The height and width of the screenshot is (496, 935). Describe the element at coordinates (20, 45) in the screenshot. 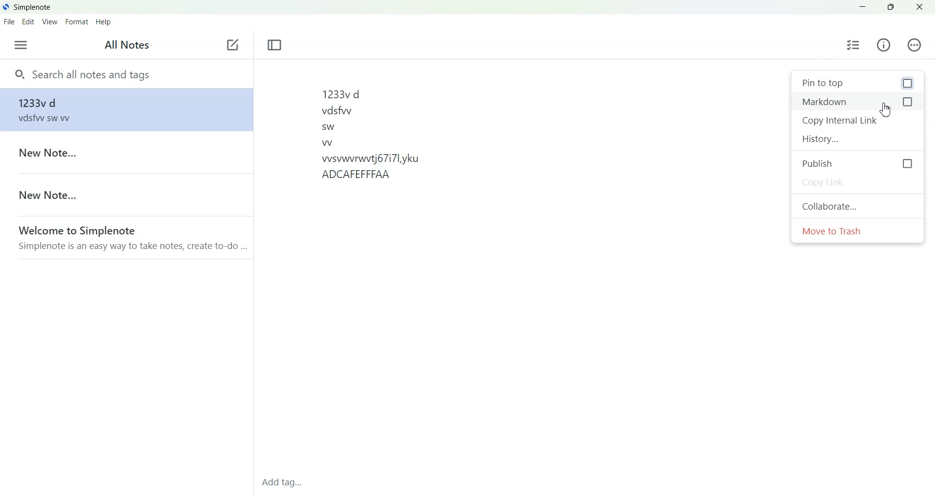

I see `Menu` at that location.